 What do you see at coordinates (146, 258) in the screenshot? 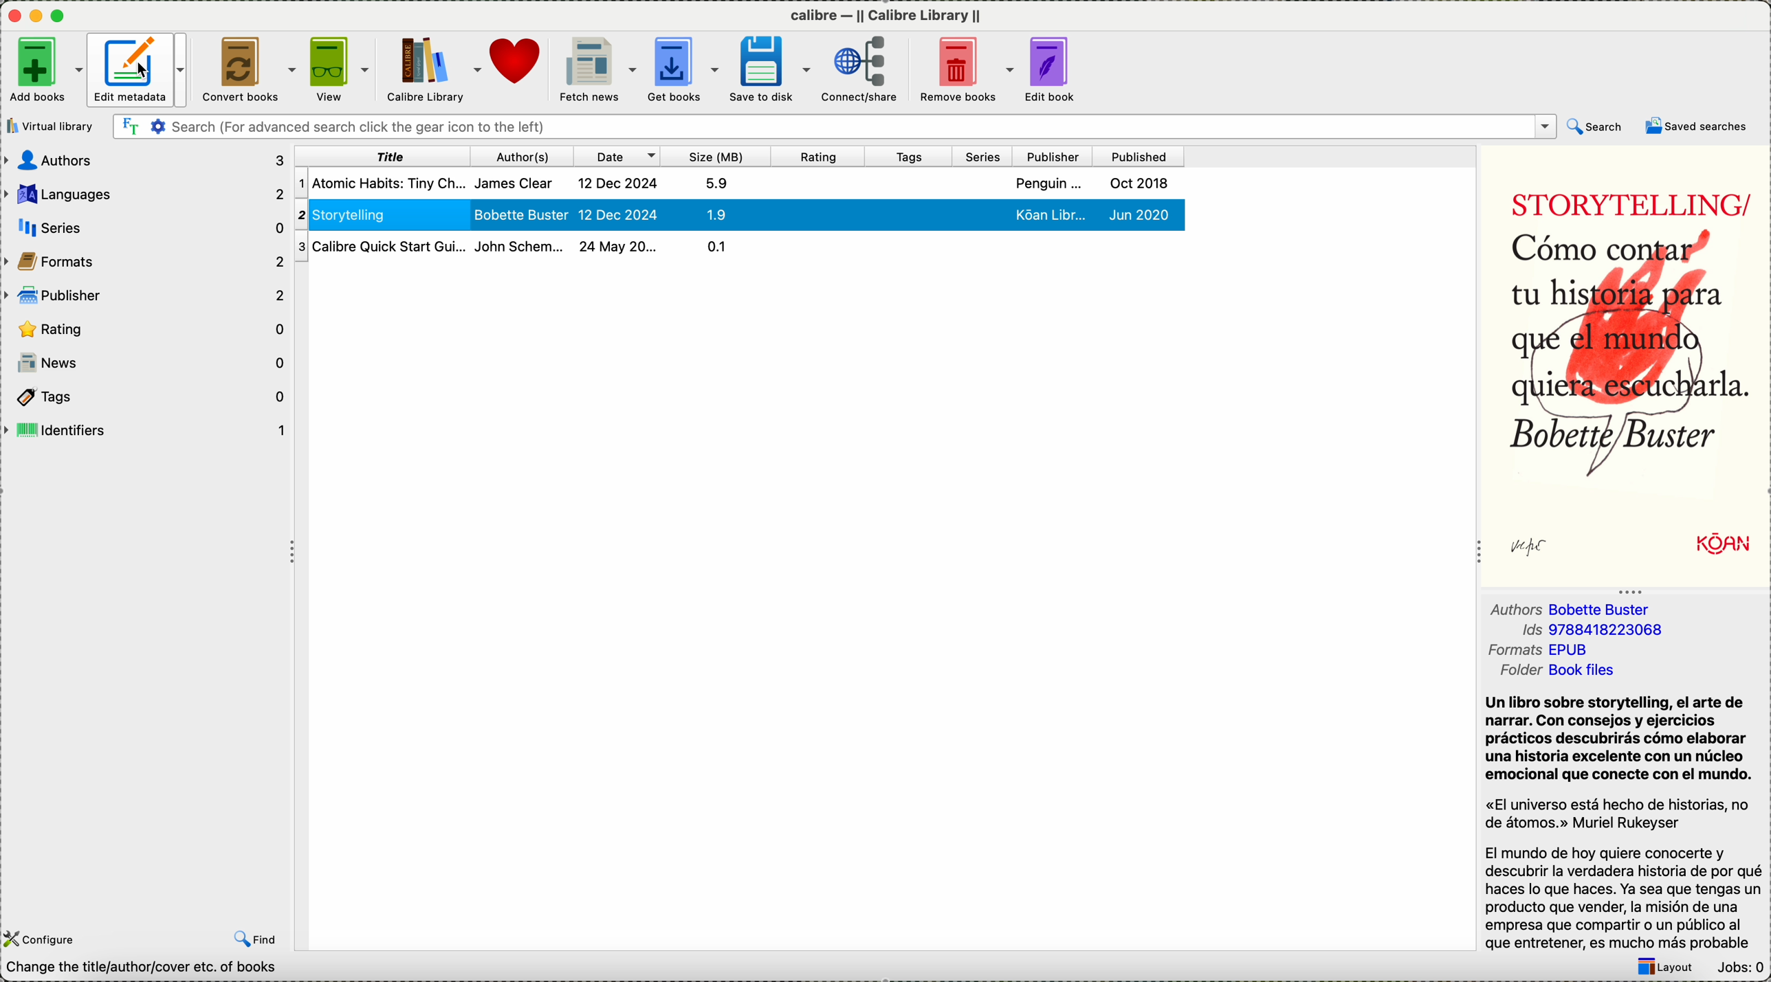
I see `formats` at bounding box center [146, 258].